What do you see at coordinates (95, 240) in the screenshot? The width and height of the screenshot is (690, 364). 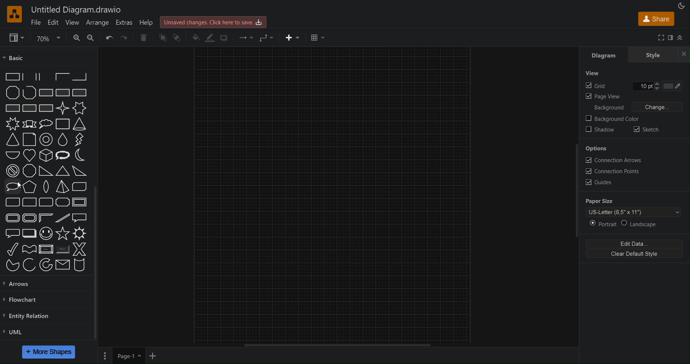 I see `Scrollbar` at bounding box center [95, 240].